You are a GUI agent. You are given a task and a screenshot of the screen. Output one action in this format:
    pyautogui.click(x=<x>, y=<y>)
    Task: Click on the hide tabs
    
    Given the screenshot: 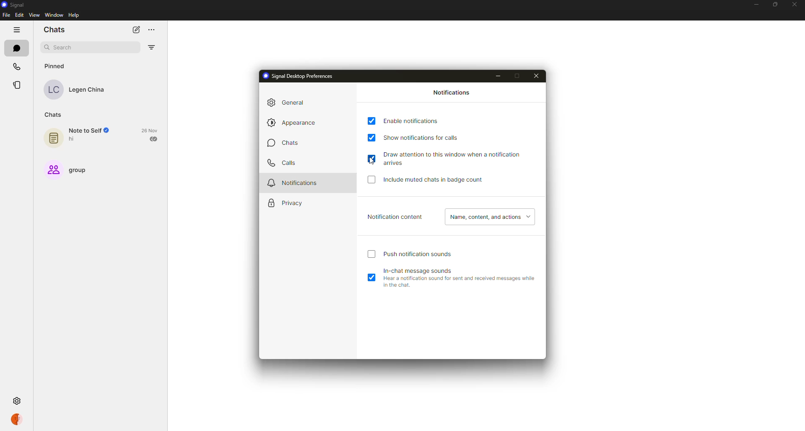 What is the action you would take?
    pyautogui.click(x=18, y=30)
    